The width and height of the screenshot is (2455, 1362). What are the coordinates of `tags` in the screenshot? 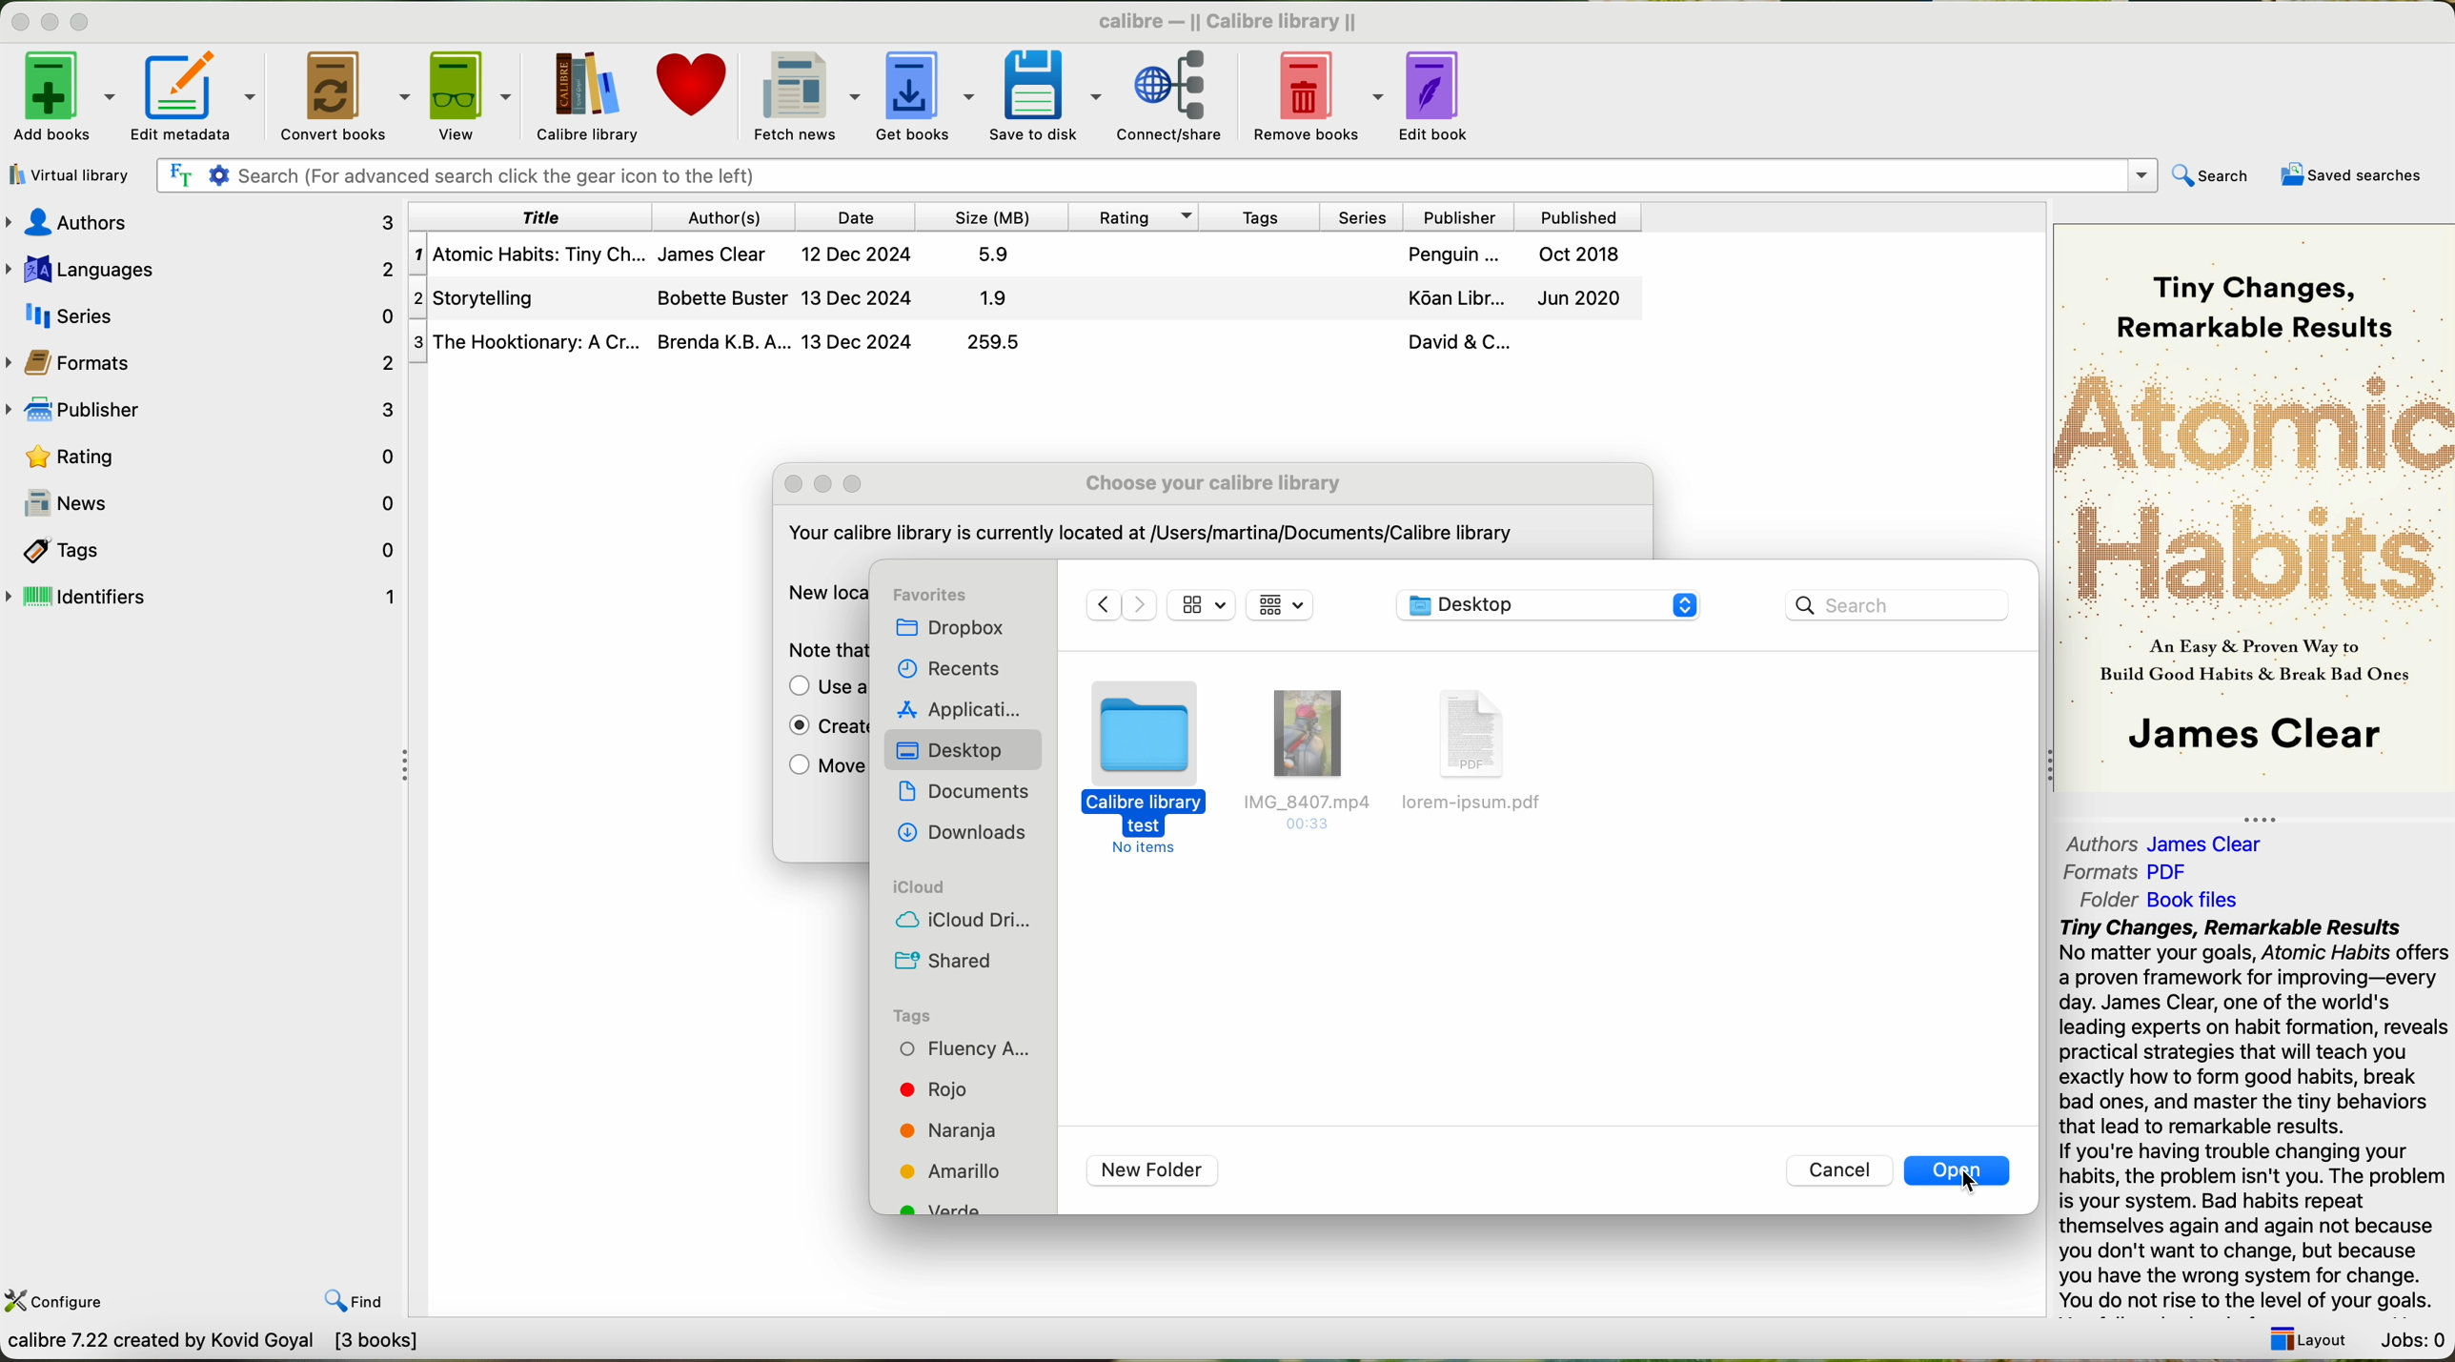 It's located at (913, 1015).